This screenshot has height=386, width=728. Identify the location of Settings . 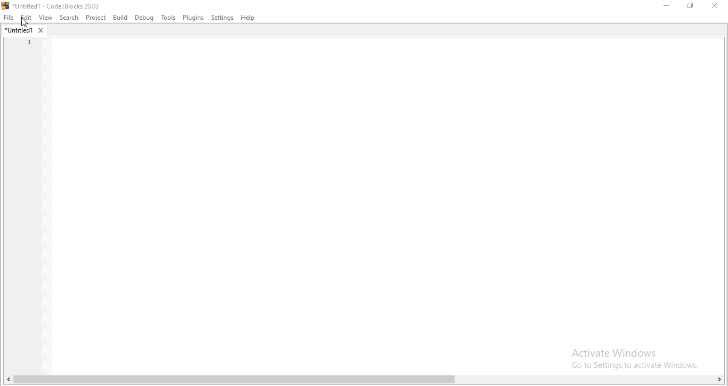
(222, 18).